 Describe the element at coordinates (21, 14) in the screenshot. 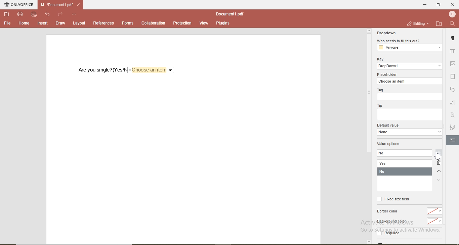

I see `print` at that location.